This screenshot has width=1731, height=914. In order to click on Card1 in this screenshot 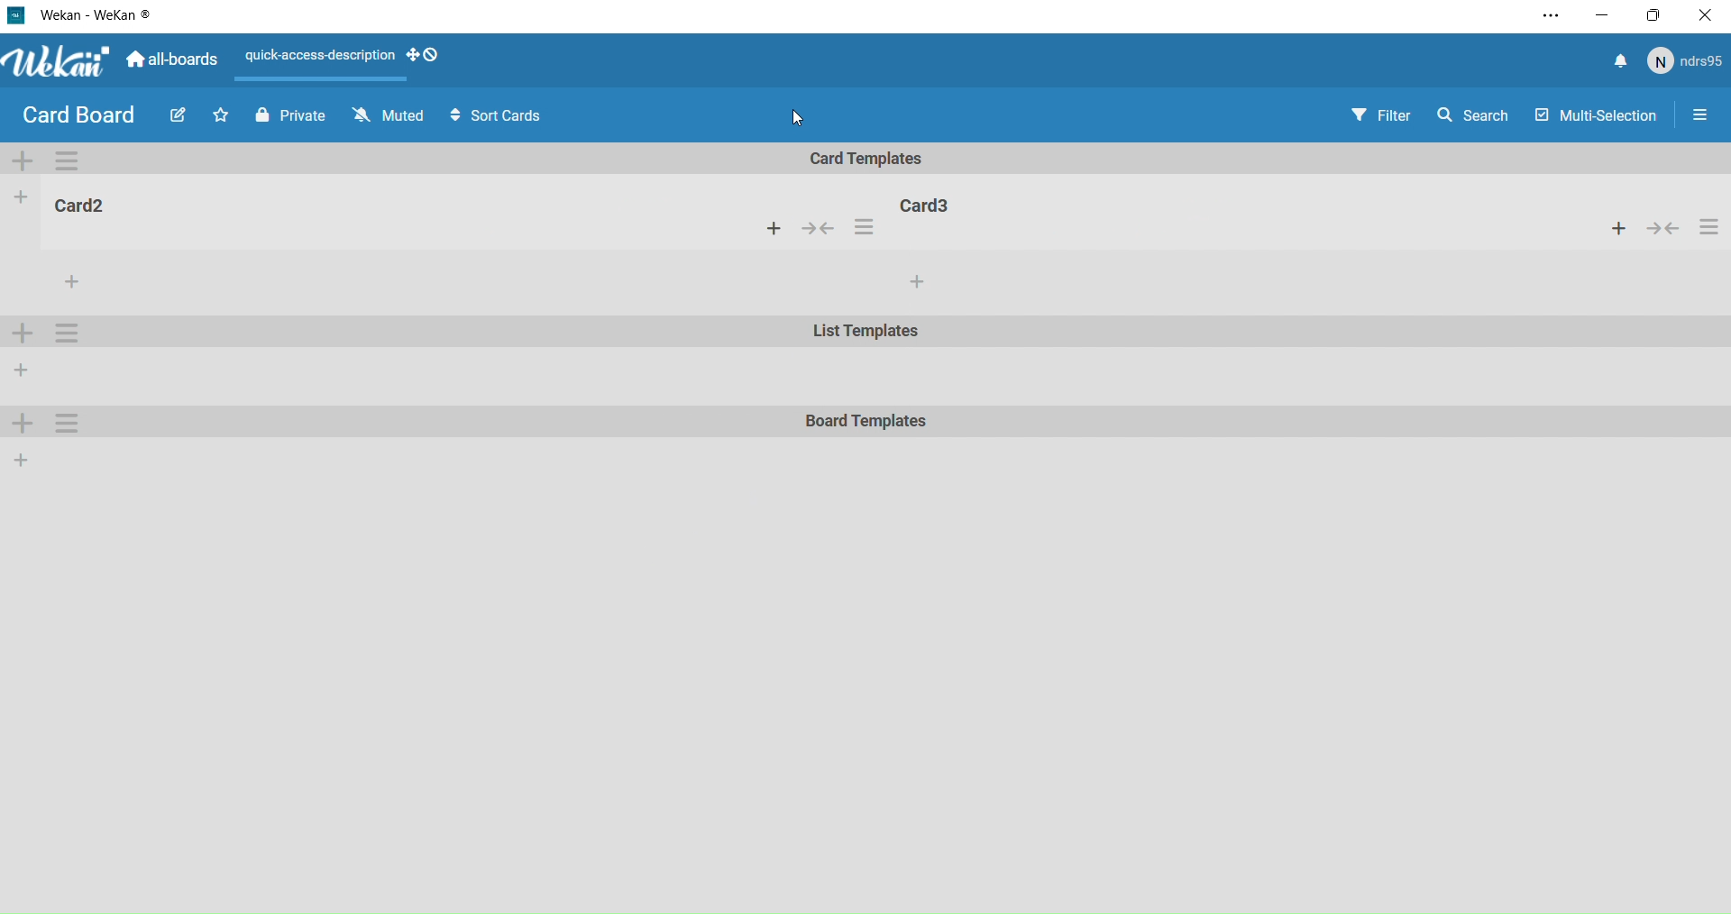, I will do `click(81, 206)`.